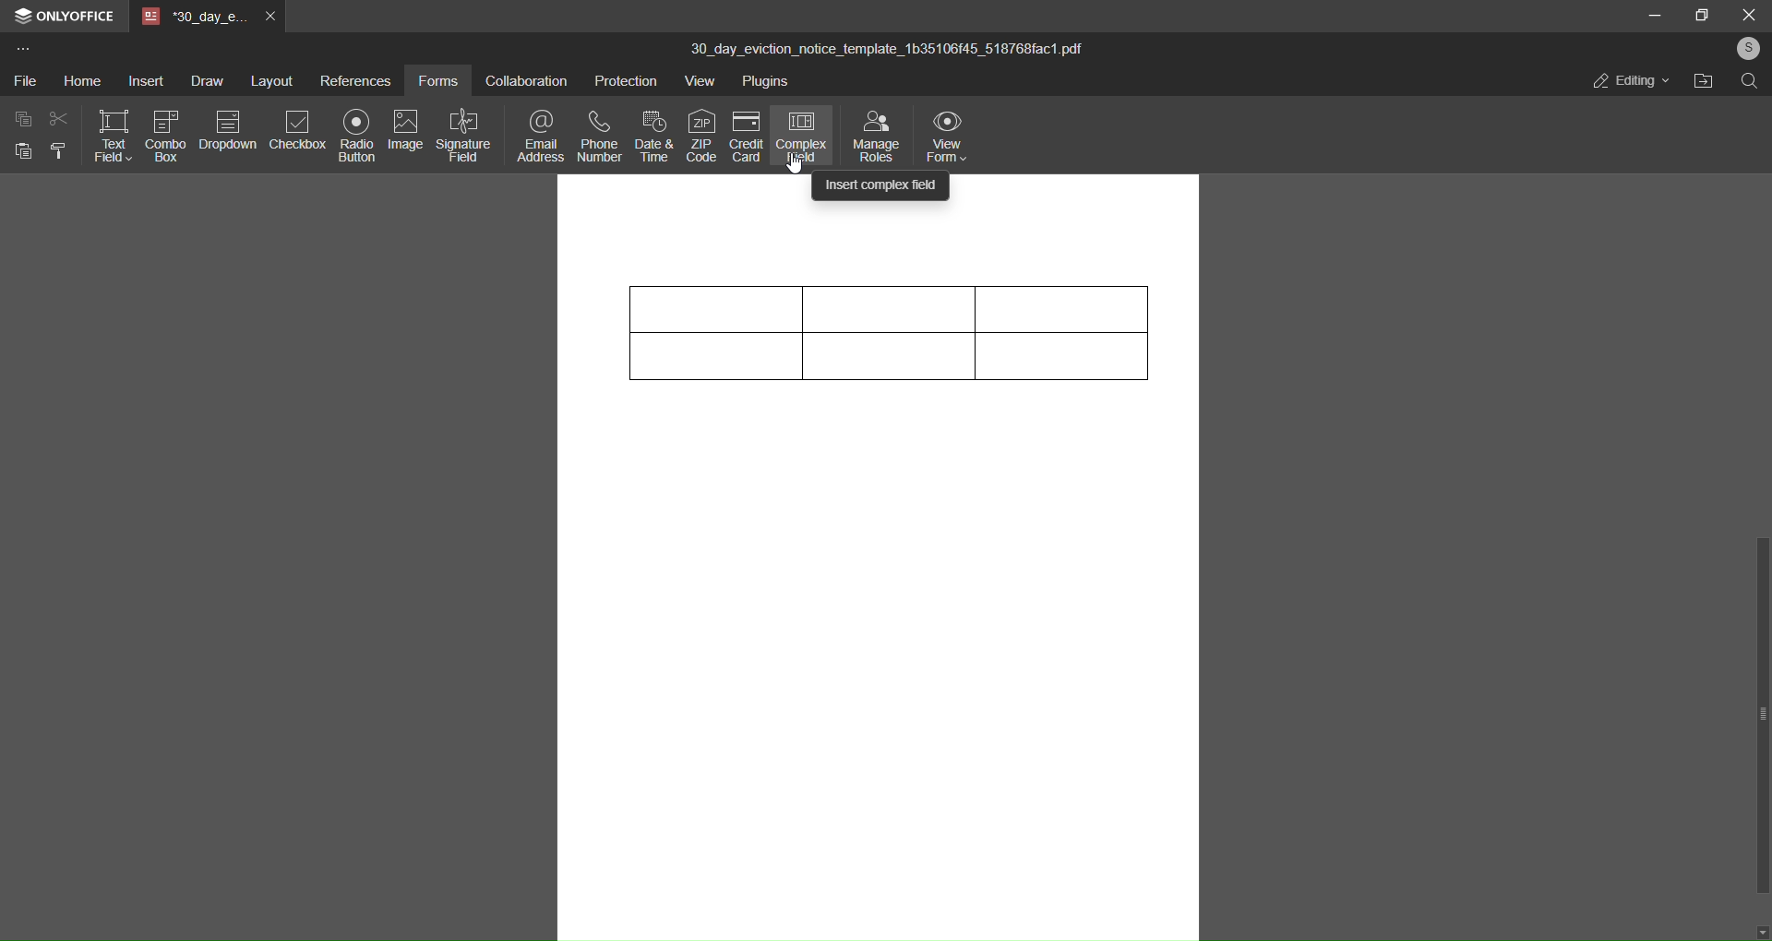 The image size is (1772, 941). Describe the element at coordinates (1630, 84) in the screenshot. I see `editing` at that location.